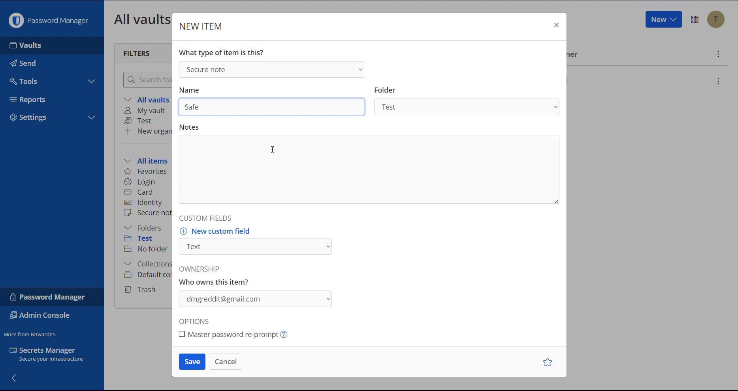  Describe the element at coordinates (147, 275) in the screenshot. I see `Default collection` at that location.